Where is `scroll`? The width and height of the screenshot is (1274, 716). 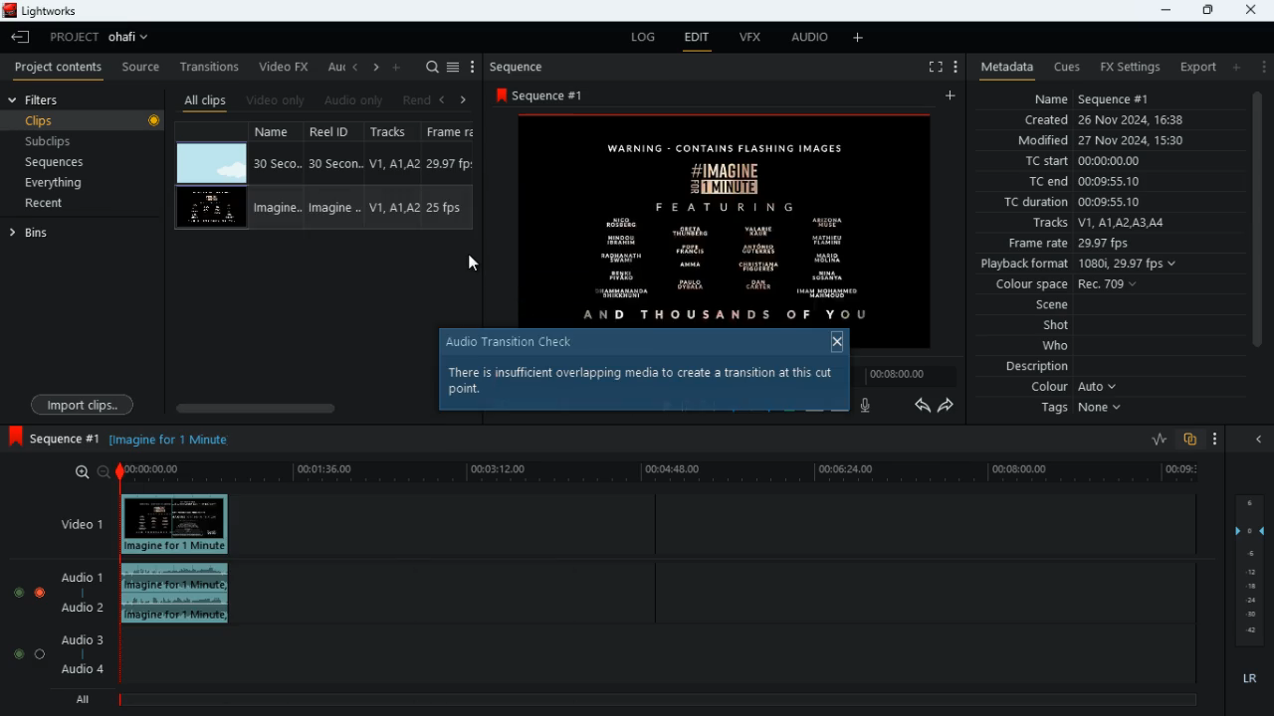
scroll is located at coordinates (1256, 230).